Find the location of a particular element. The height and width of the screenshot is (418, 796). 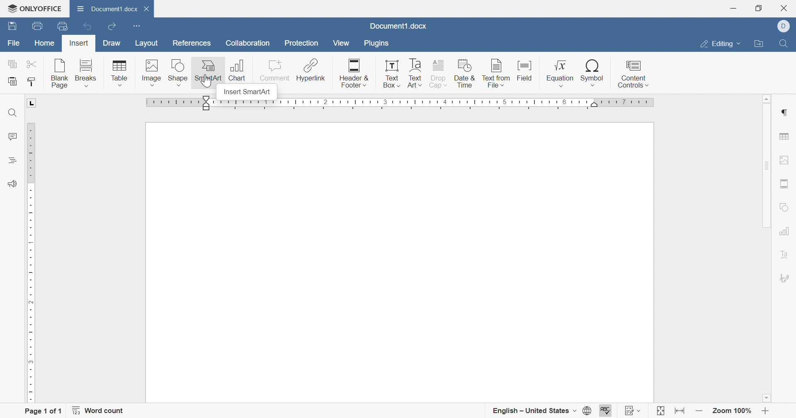

Comments is located at coordinates (12, 137).